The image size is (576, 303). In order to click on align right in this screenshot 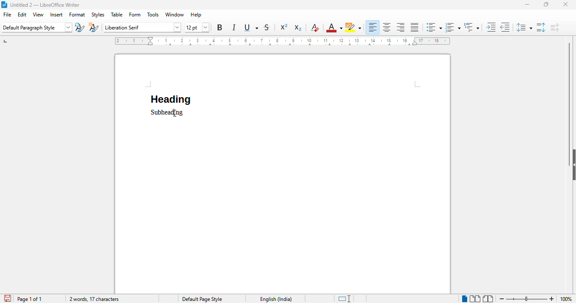, I will do `click(400, 28)`.